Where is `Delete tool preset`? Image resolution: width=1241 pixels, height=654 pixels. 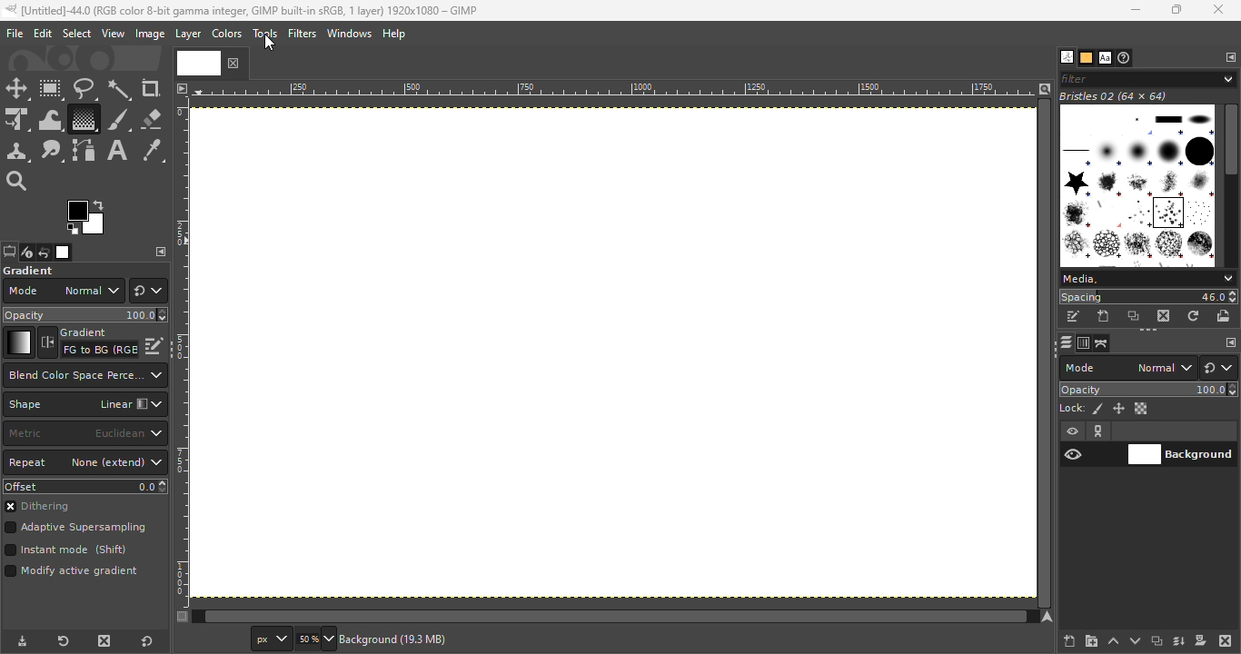 Delete tool preset is located at coordinates (100, 641).